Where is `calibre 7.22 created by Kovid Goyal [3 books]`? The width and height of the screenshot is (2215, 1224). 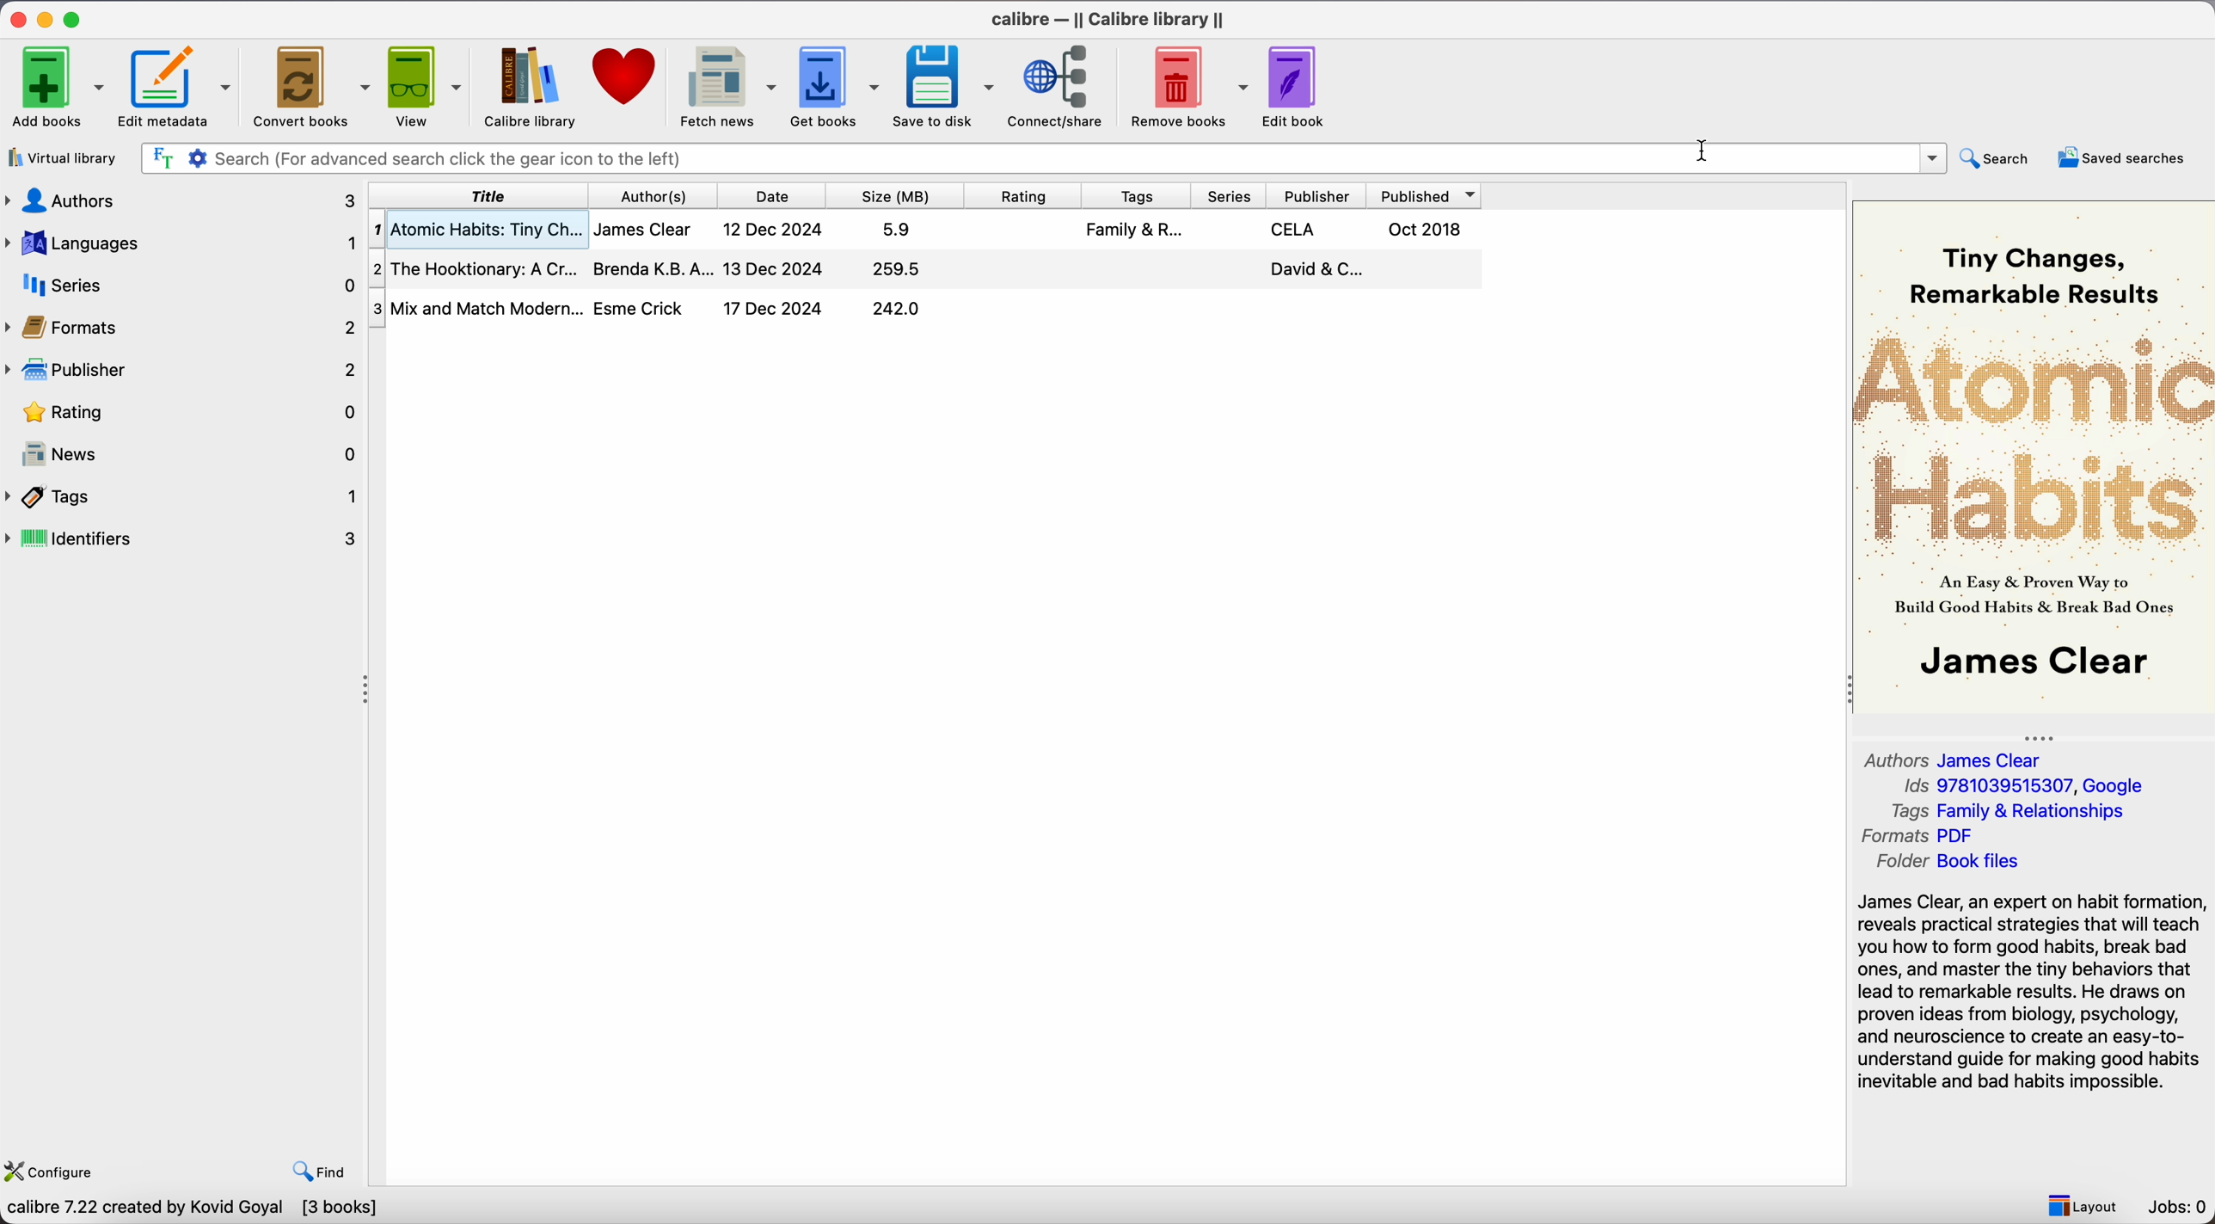
calibre 7.22 created by Kovid Goyal [3 books] is located at coordinates (191, 1210).